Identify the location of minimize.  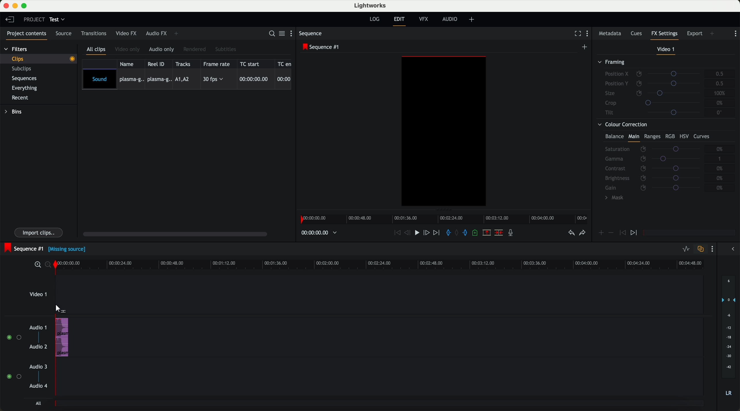
(15, 6).